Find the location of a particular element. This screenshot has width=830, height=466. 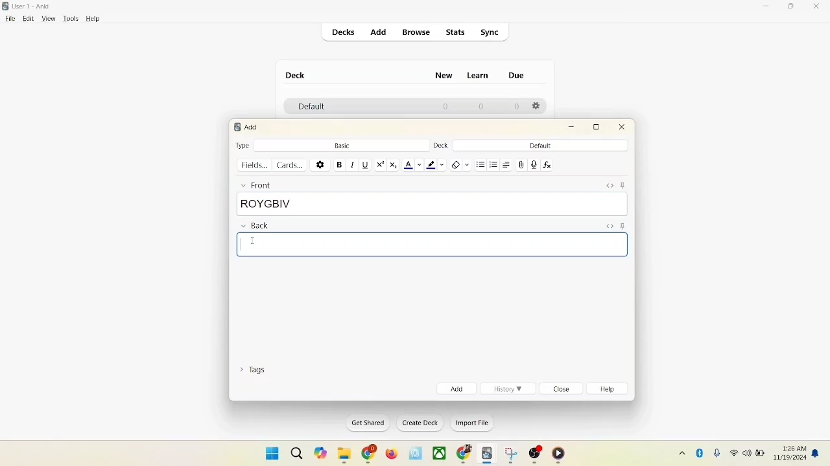

sticky is located at coordinates (622, 227).